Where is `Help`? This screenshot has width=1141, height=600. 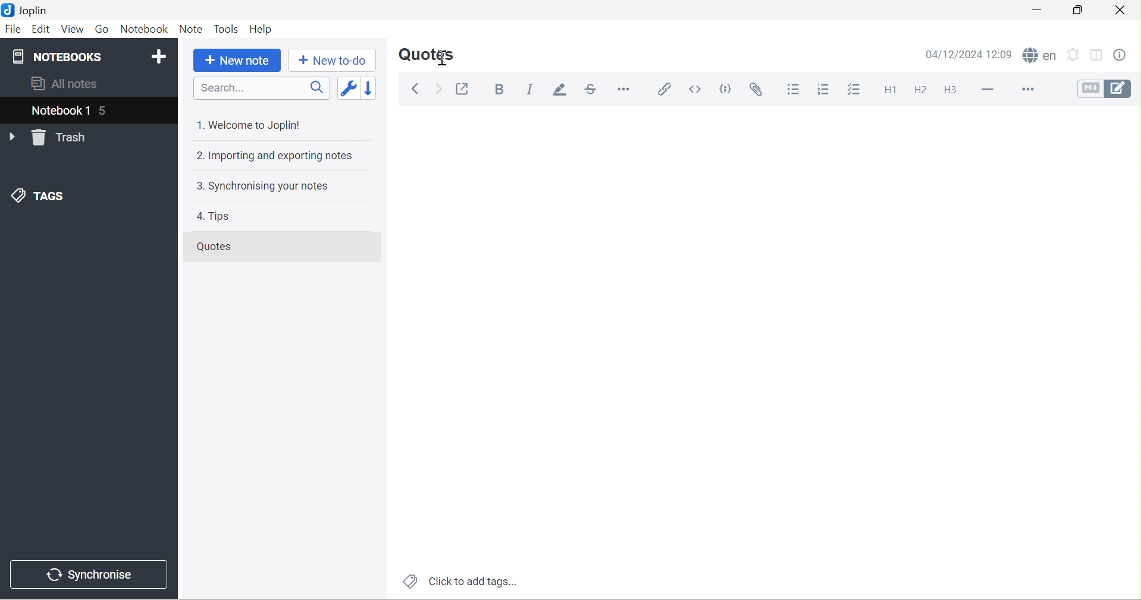 Help is located at coordinates (264, 29).